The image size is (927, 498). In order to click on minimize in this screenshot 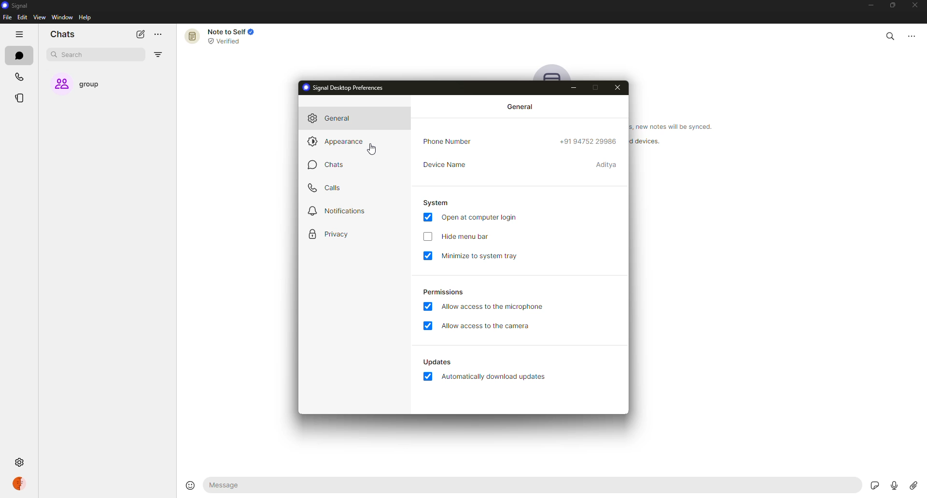, I will do `click(575, 87)`.